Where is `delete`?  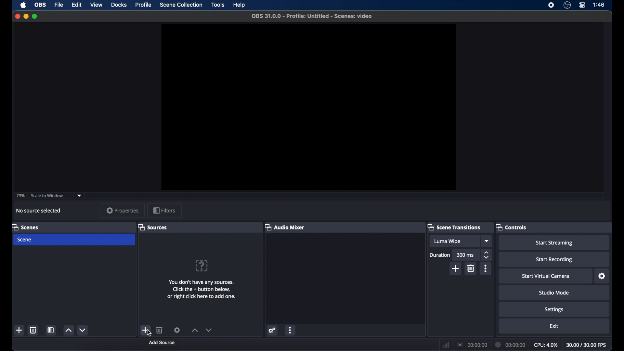 delete is located at coordinates (33, 330).